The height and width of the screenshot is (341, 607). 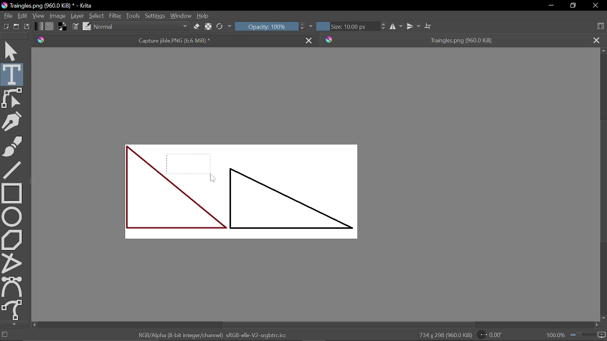 I want to click on Rotate, so click(x=495, y=335).